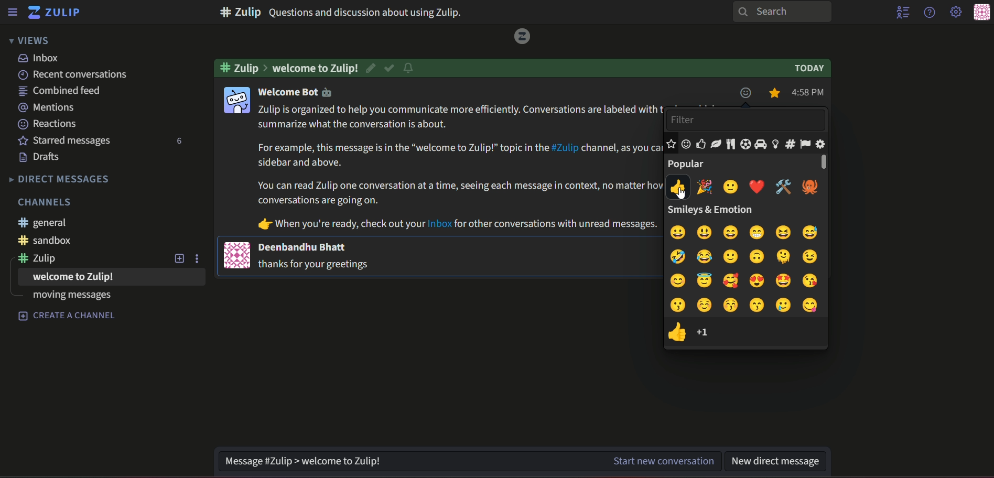 The width and height of the screenshot is (994, 478). What do you see at coordinates (47, 106) in the screenshot?
I see `Mentions` at bounding box center [47, 106].